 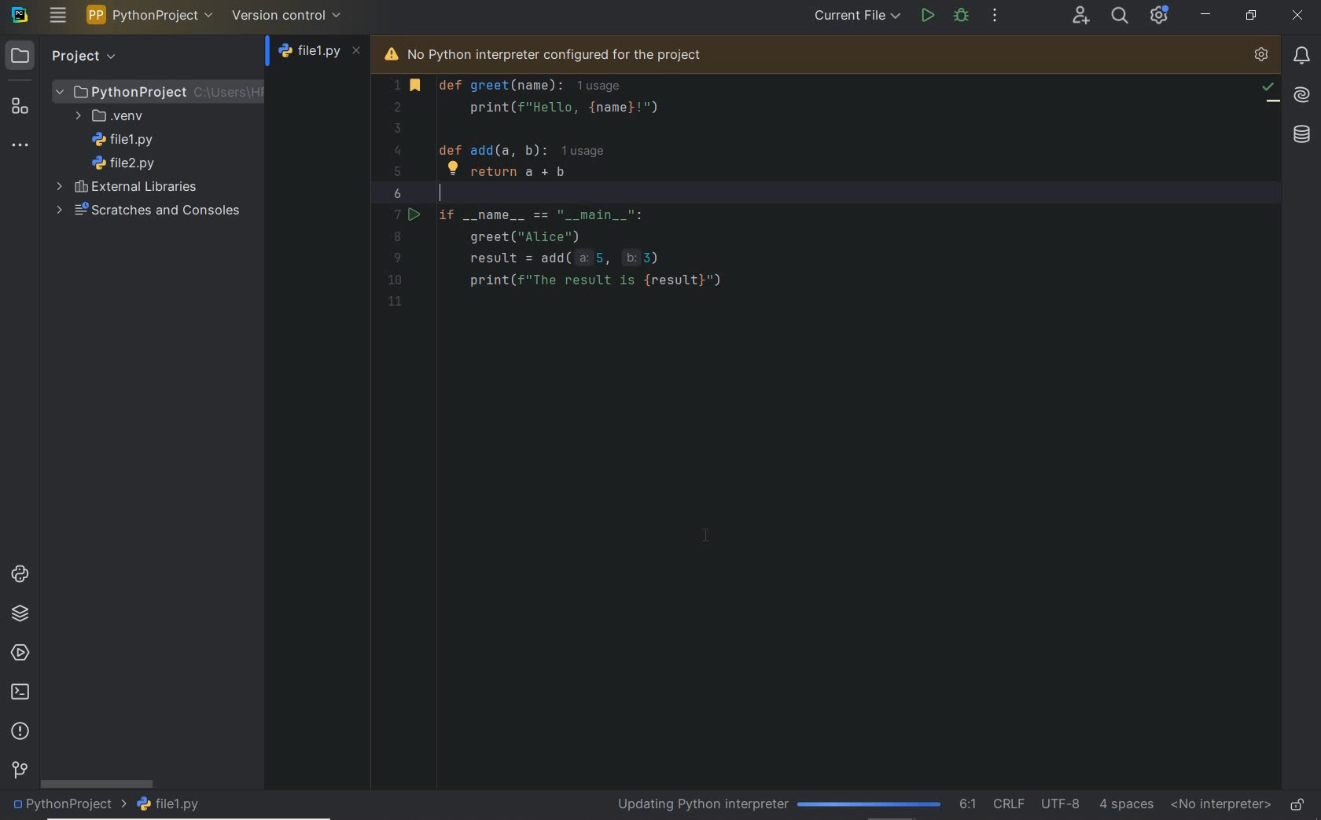 What do you see at coordinates (966, 804) in the screenshot?
I see `go to line` at bounding box center [966, 804].